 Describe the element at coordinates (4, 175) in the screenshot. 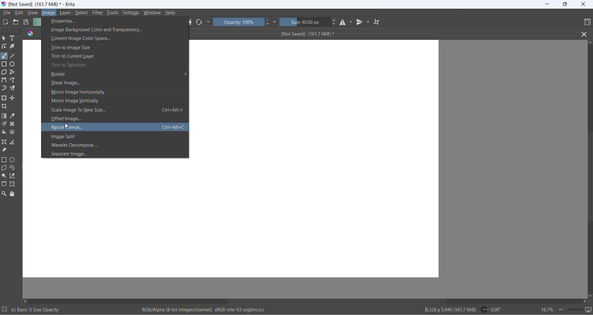

I see `contiguous selection tool` at that location.